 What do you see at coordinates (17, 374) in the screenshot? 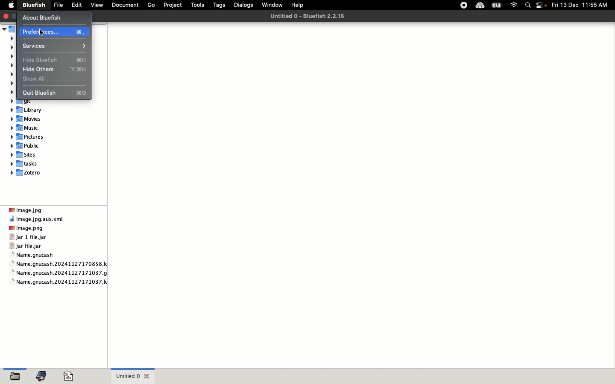
I see `folders` at bounding box center [17, 374].